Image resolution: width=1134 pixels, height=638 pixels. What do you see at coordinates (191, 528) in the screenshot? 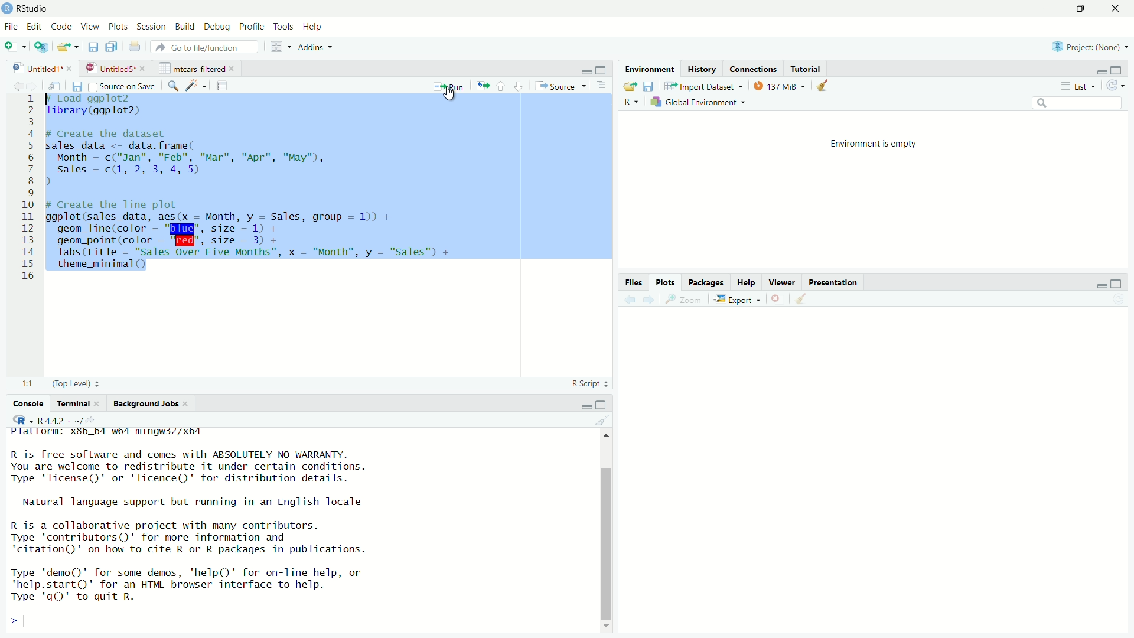
I see `R is free software and comes with ABSOLUTELY NO WARRANTY.

You are welcome to redistribute it under certain conditions.

Type 'license()' or 'licence()' for distribution details.
Natural language support but running in an English locale

R is a collaborative project with many contributors.

Type 'contributors()' for more information and

‘citation()' on how to cite R or R packages in publications.

Type 'demo()' for some demos, 'help()' for on-line help, or

'help.start()' for an HTML browser interface to help.

Type 'gQ' to quit R.` at bounding box center [191, 528].